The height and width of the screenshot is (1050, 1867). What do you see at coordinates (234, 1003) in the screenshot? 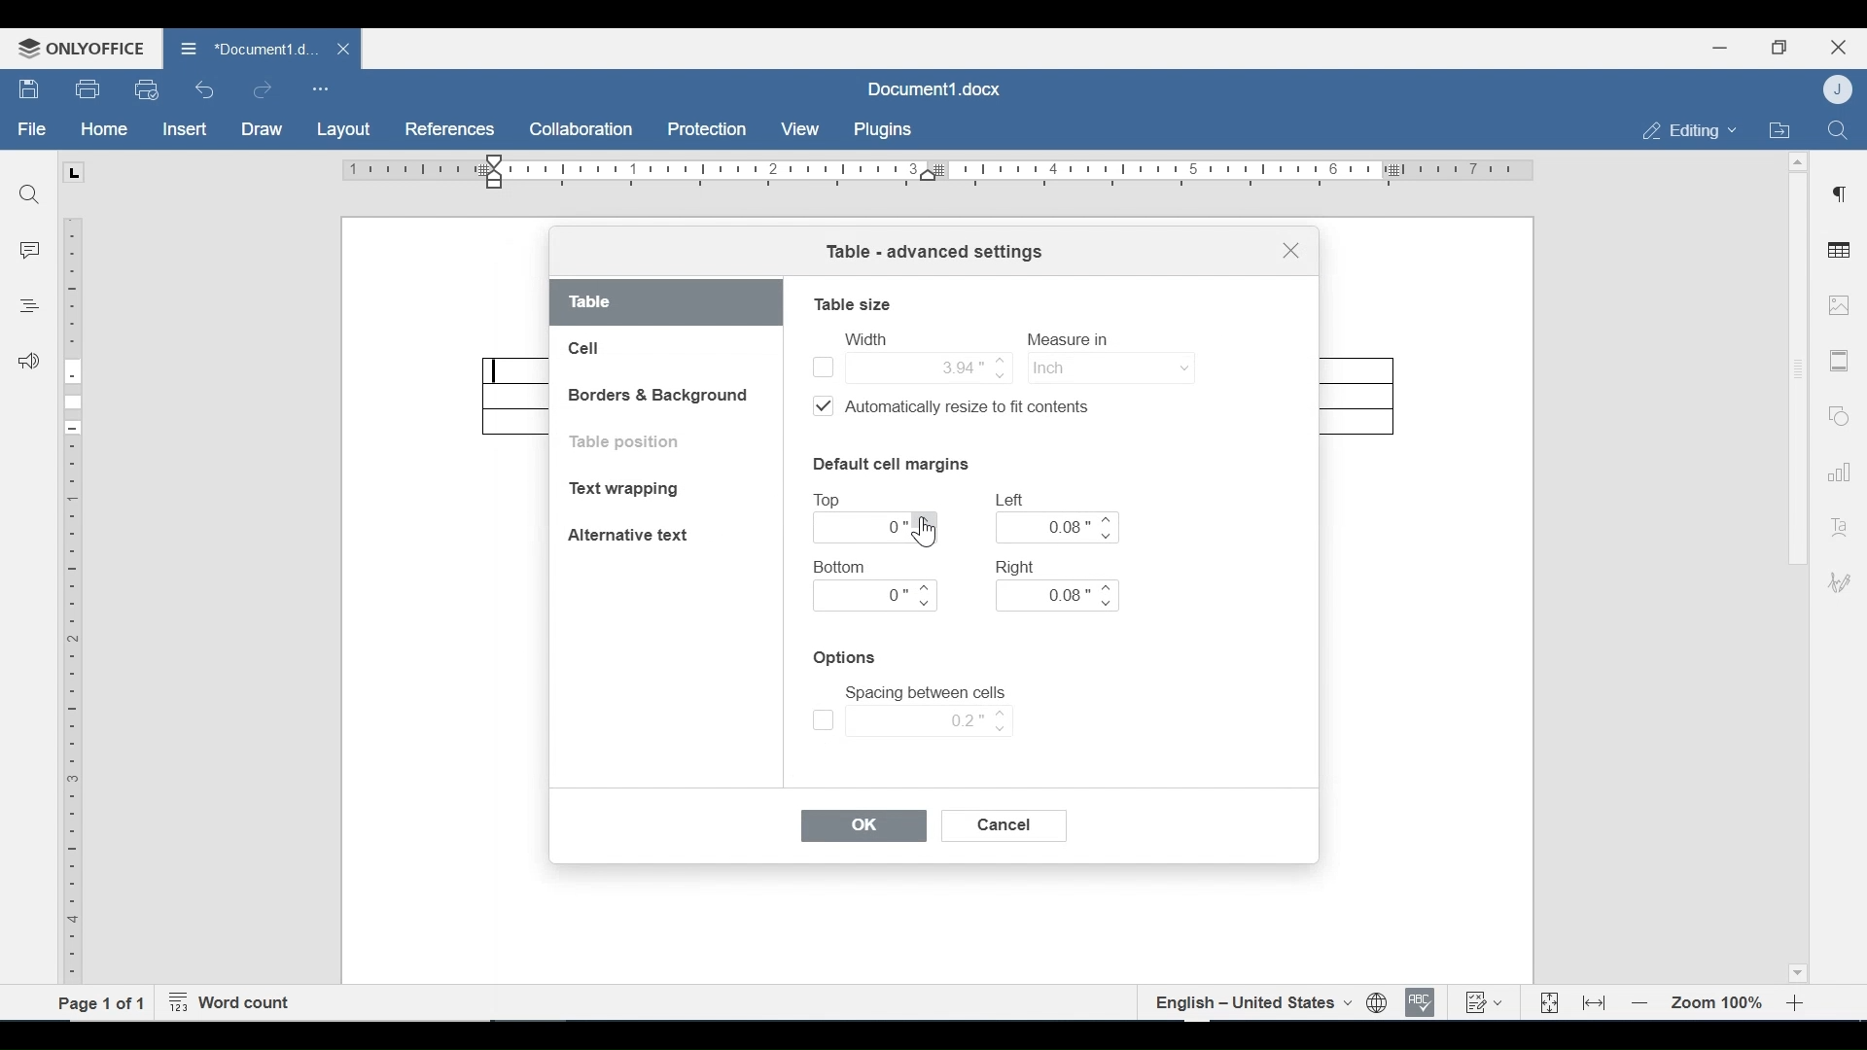
I see `Word Count` at bounding box center [234, 1003].